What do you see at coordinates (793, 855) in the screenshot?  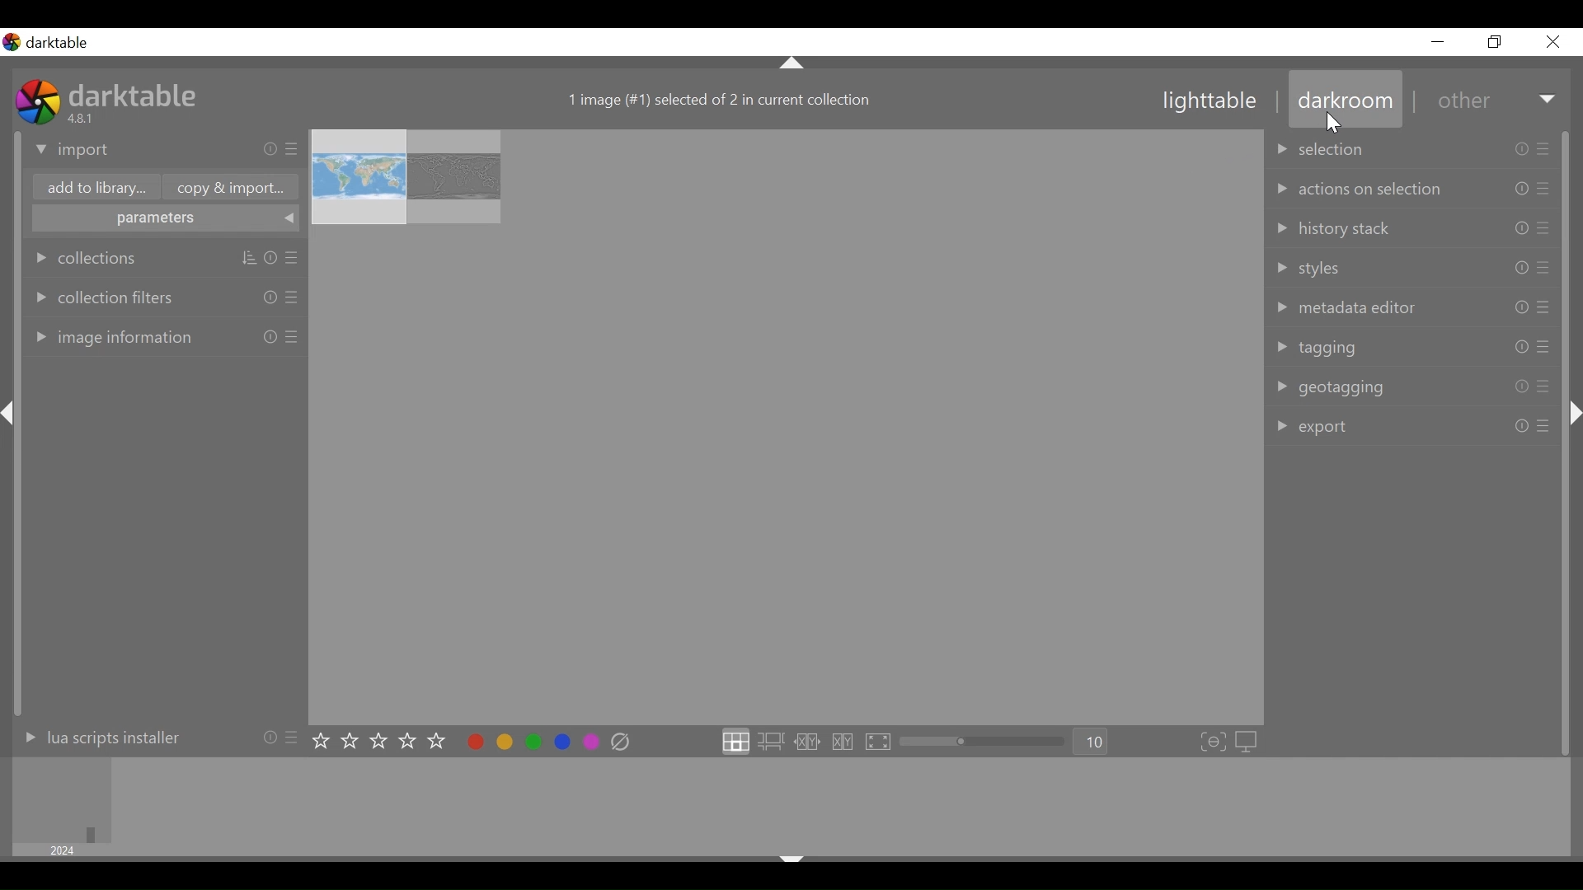 I see `Collapse ` at bounding box center [793, 855].